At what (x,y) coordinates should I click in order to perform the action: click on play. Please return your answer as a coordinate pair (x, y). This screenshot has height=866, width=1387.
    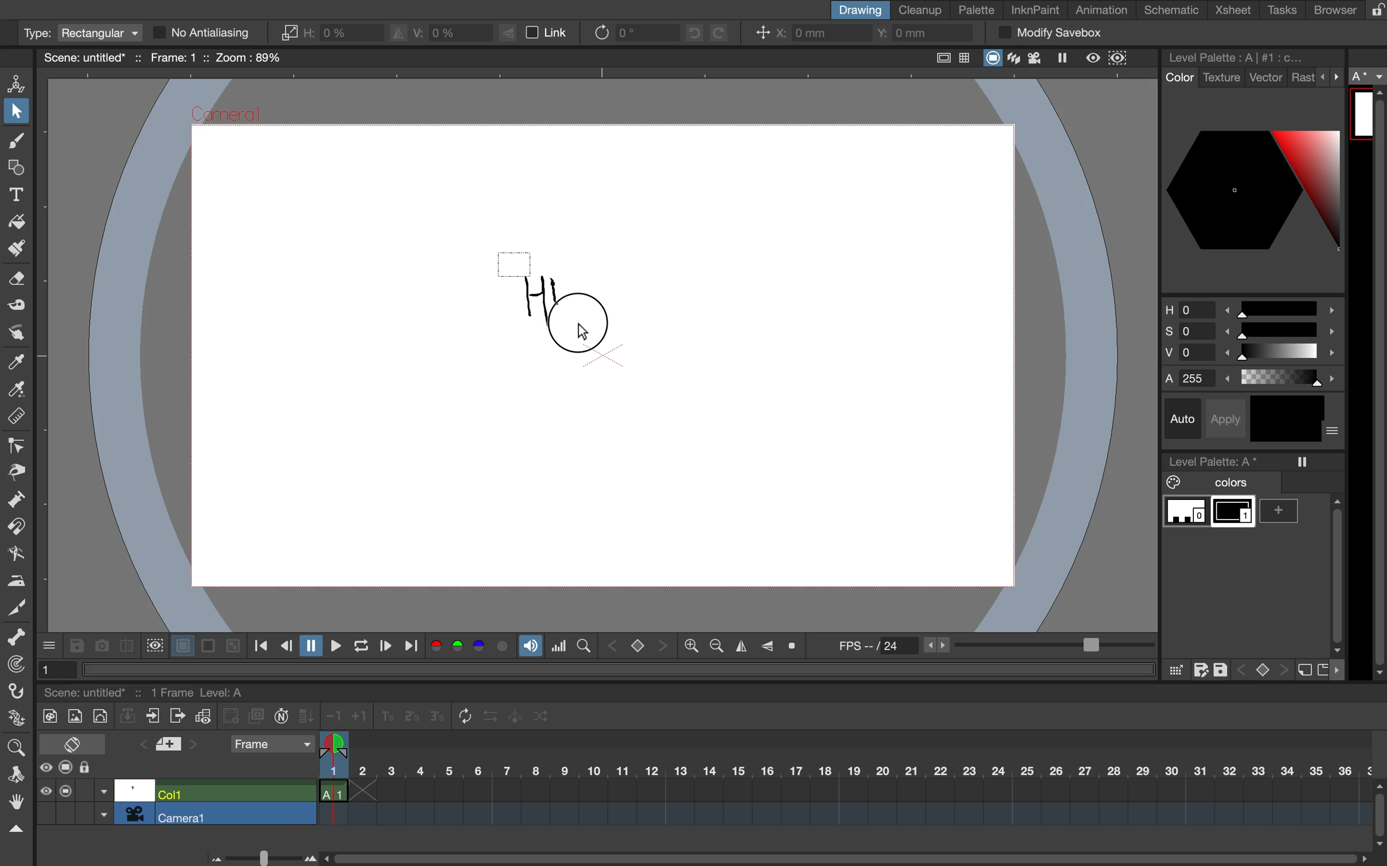
    Looking at the image, I should click on (332, 645).